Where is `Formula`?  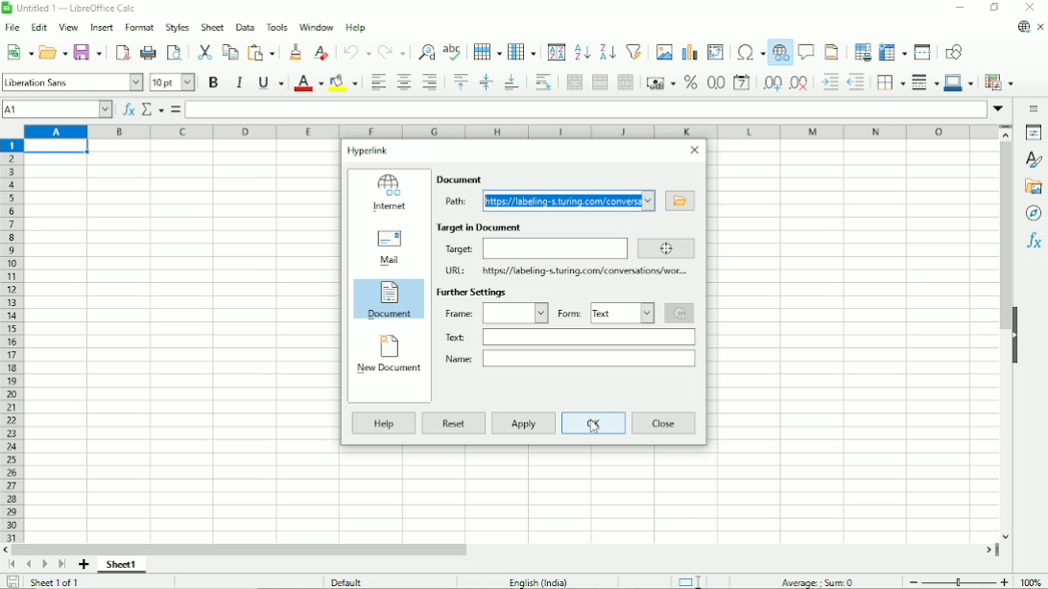
Formula is located at coordinates (176, 108).